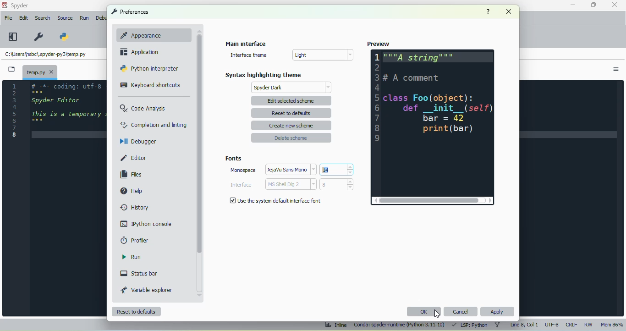 This screenshot has height=331, width=626. I want to click on debugger, so click(138, 141).